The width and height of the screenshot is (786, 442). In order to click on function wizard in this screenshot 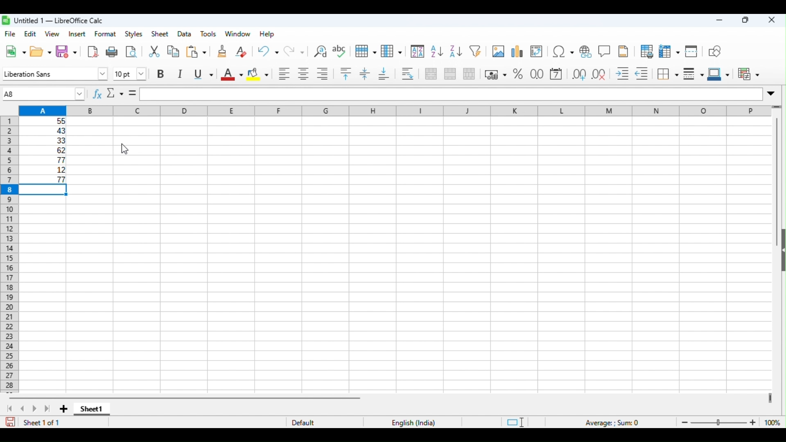, I will do `click(97, 94)`.